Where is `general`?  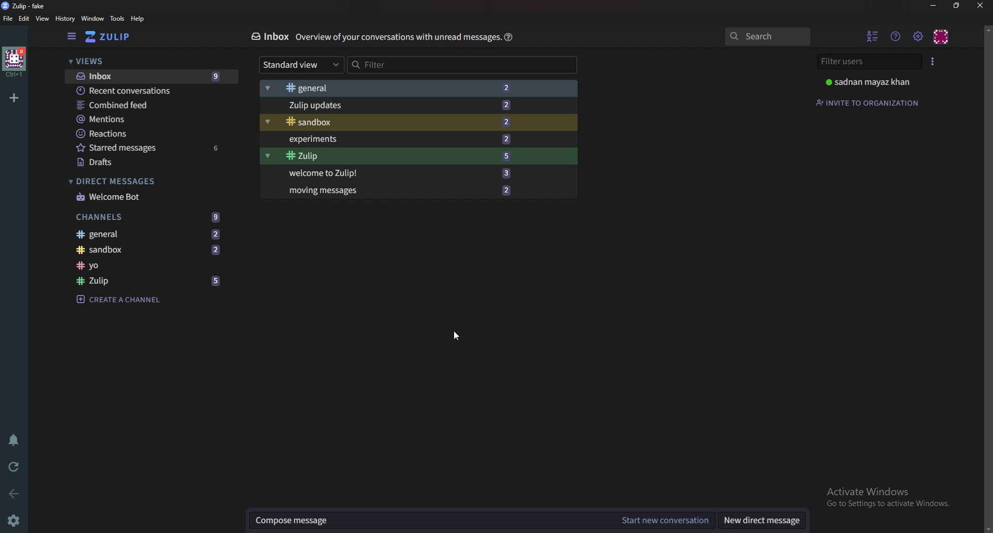
general is located at coordinates (151, 235).